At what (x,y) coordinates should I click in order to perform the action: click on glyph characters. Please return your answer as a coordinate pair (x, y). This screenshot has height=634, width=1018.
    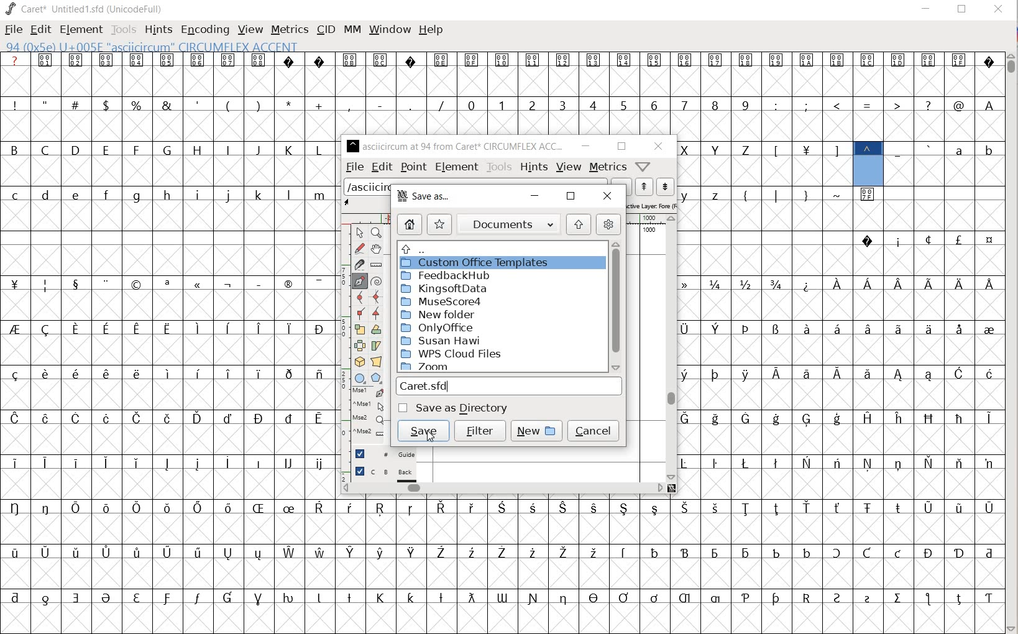
    Looking at the image, I should click on (672, 93).